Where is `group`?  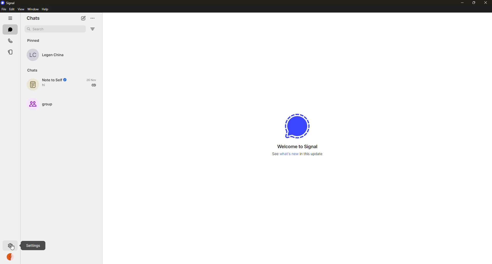 group is located at coordinates (48, 104).